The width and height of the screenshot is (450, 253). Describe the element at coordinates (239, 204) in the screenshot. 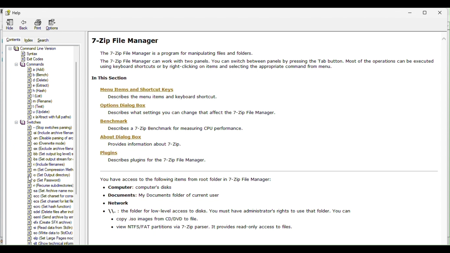

I see `accessible items in 7 zip fle manager` at that location.